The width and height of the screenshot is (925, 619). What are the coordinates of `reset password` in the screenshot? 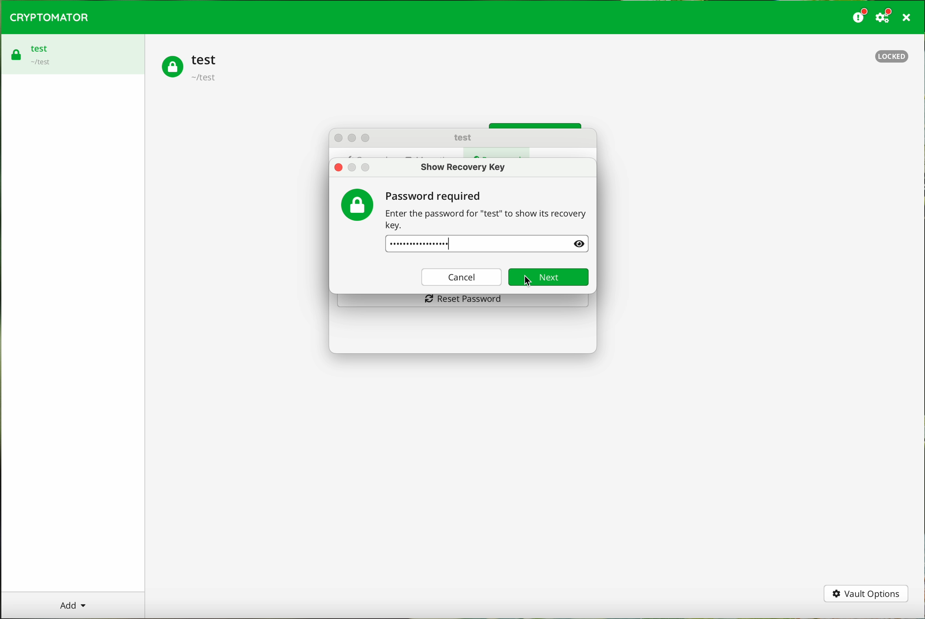 It's located at (462, 300).